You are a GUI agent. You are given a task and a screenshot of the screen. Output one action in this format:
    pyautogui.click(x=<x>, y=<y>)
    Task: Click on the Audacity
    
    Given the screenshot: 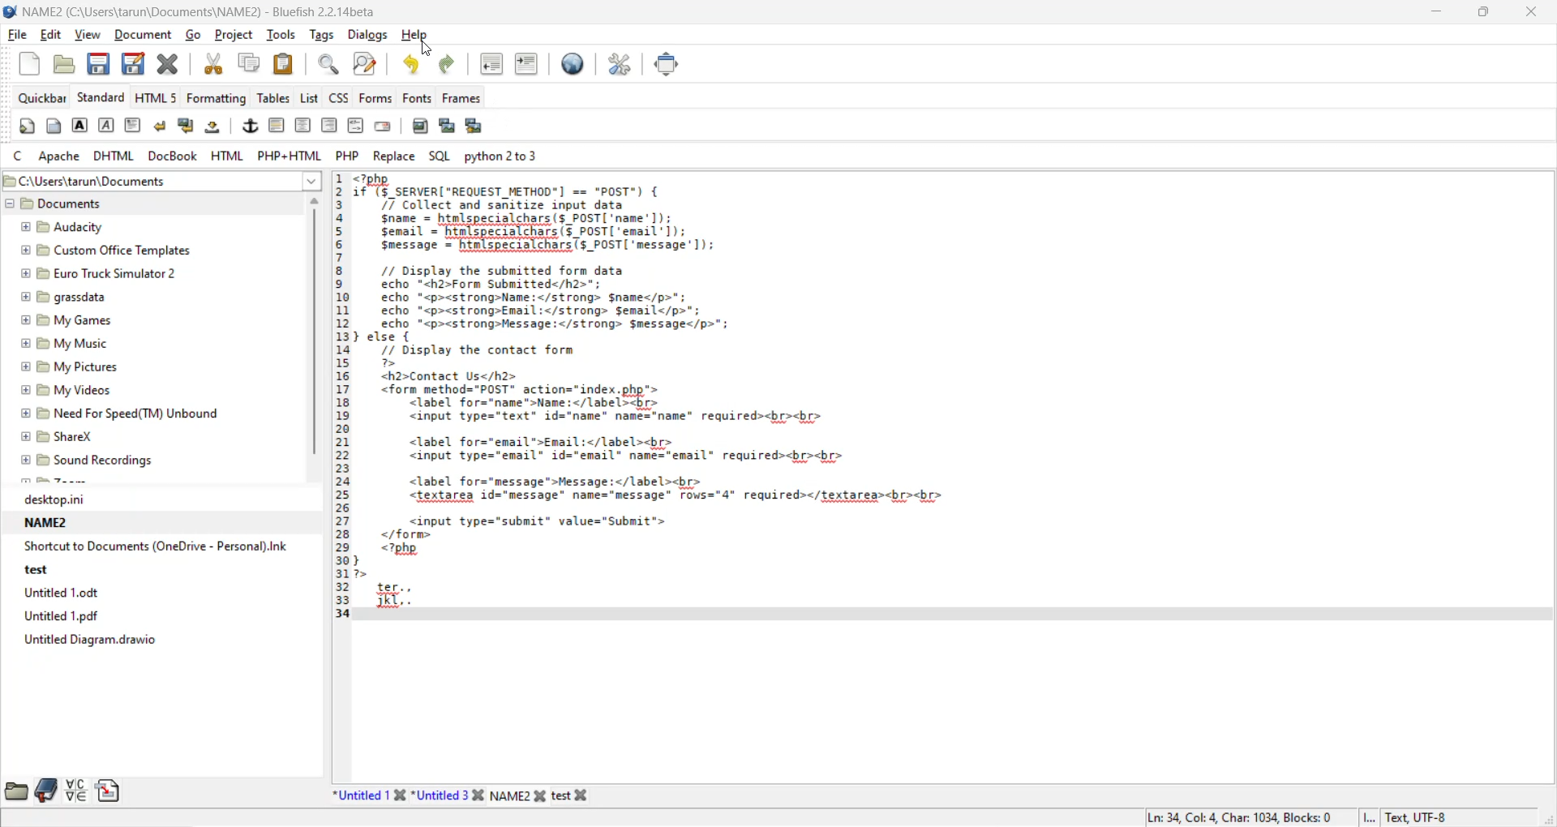 What is the action you would take?
    pyautogui.click(x=58, y=227)
    